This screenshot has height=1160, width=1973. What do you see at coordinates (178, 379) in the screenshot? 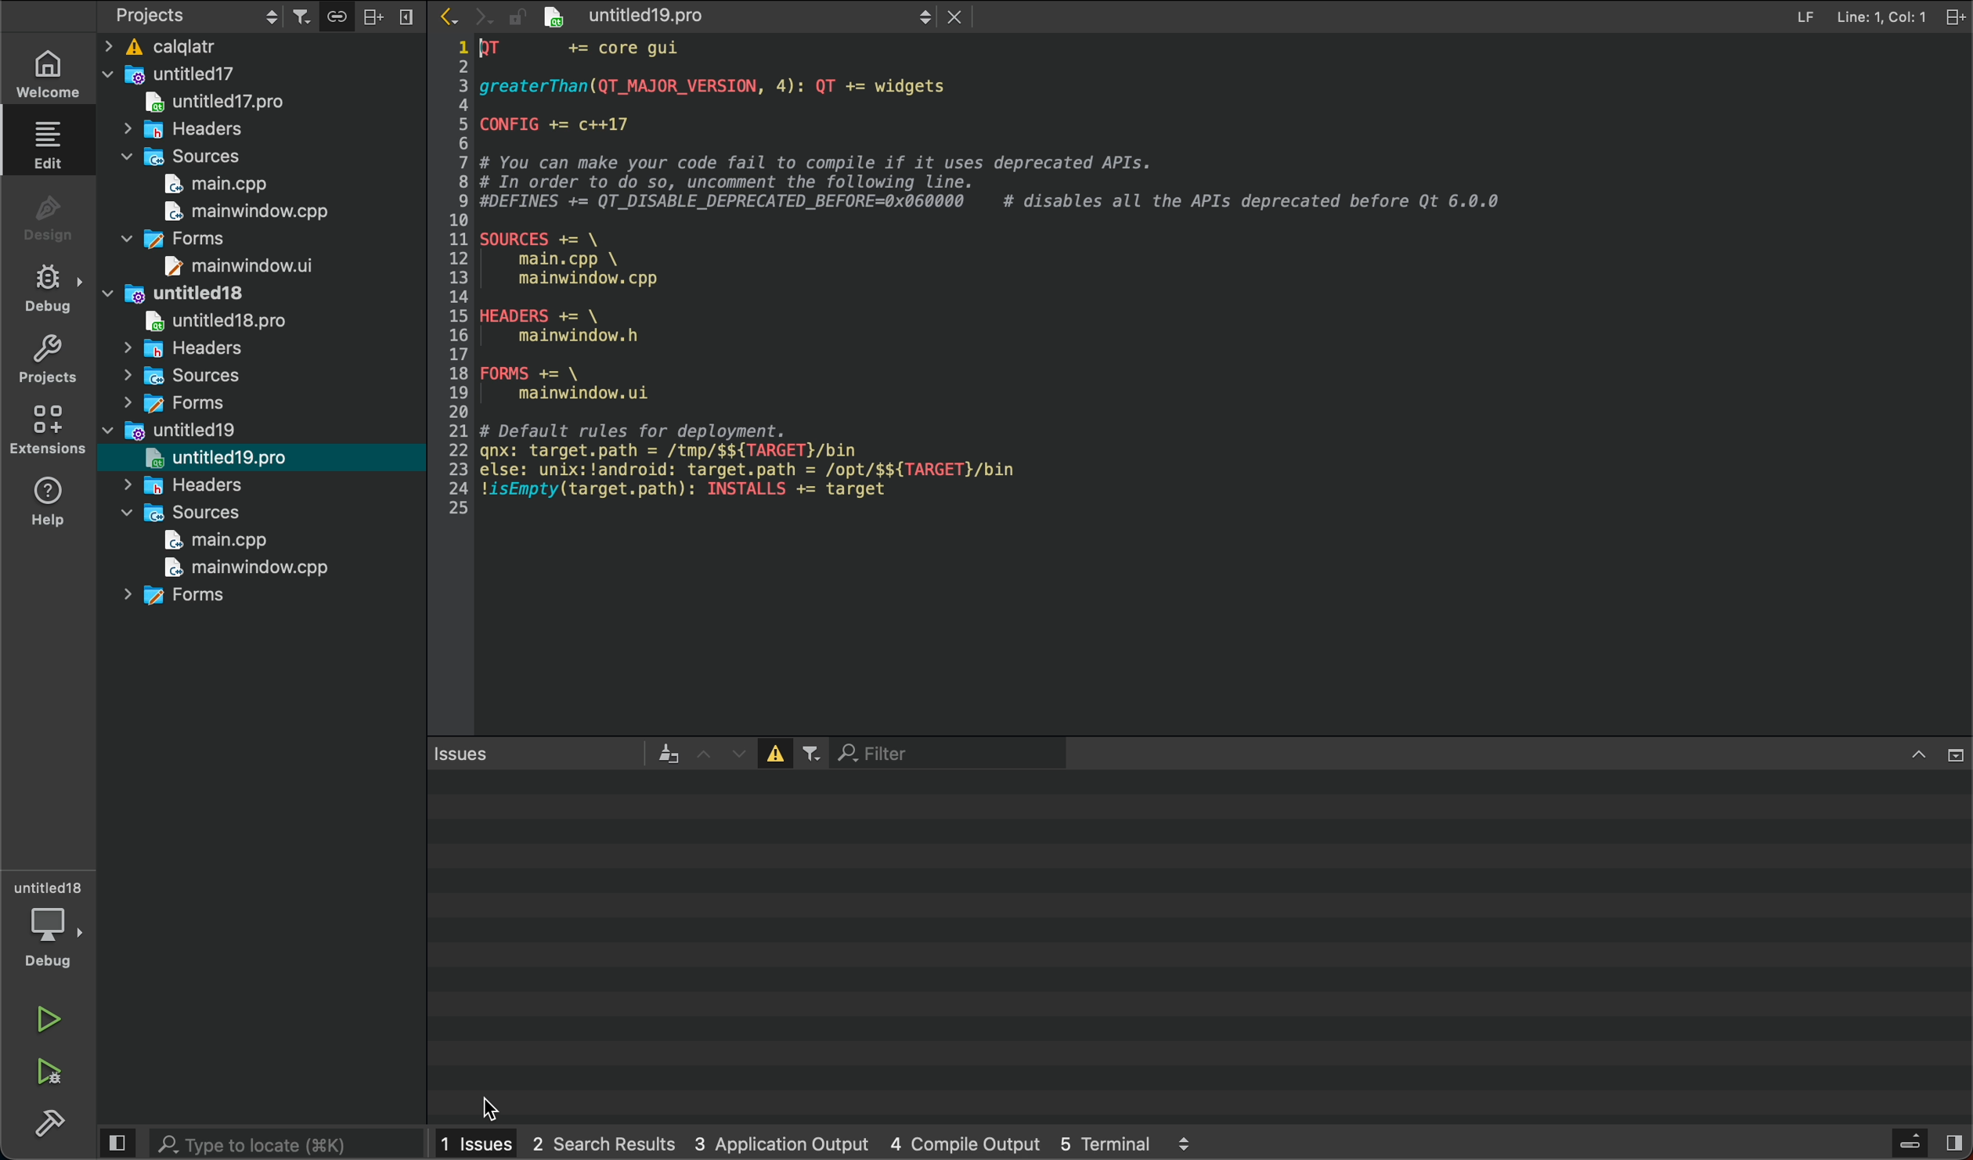
I see `sources` at bounding box center [178, 379].